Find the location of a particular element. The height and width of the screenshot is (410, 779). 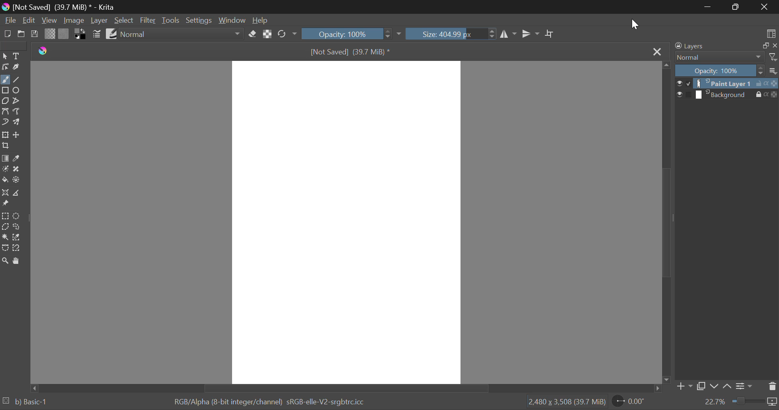

Rectangle Selection is located at coordinates (5, 216).